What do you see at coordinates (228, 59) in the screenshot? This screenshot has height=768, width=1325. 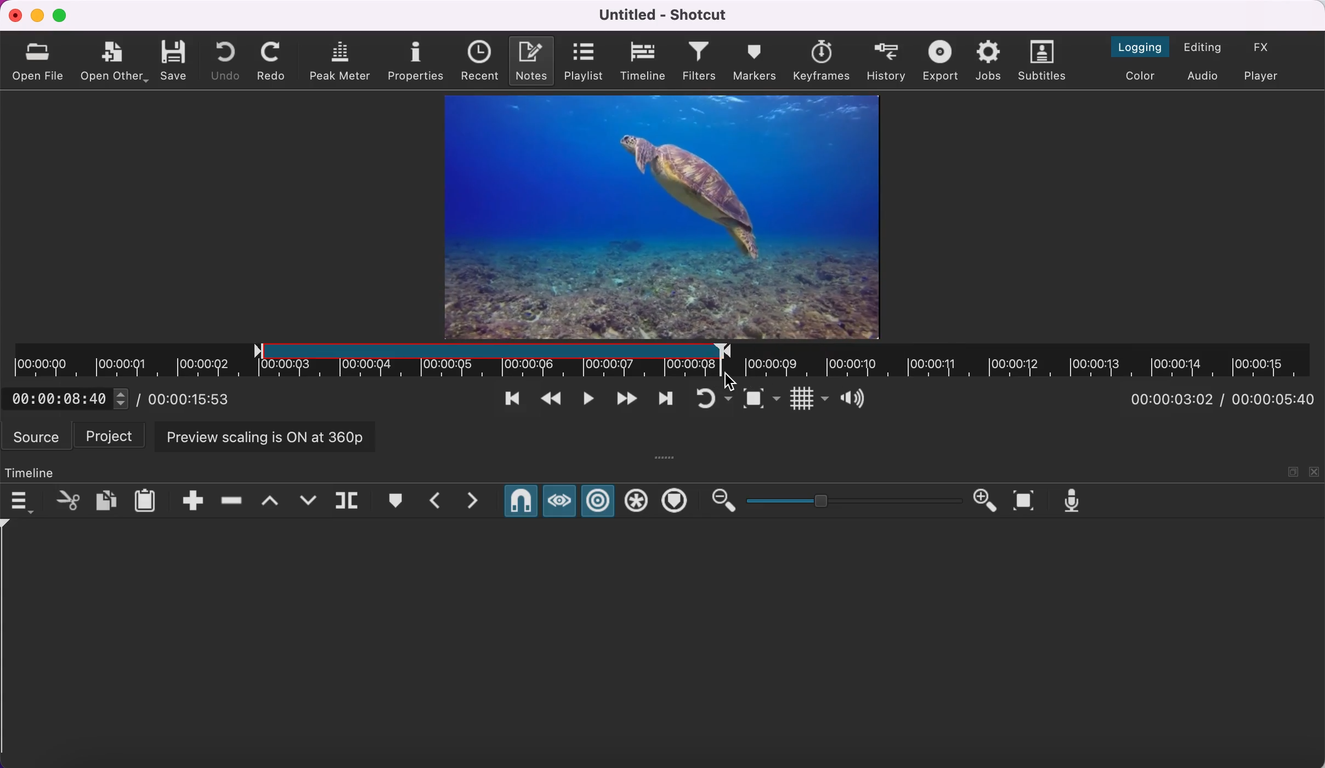 I see `undo` at bounding box center [228, 59].